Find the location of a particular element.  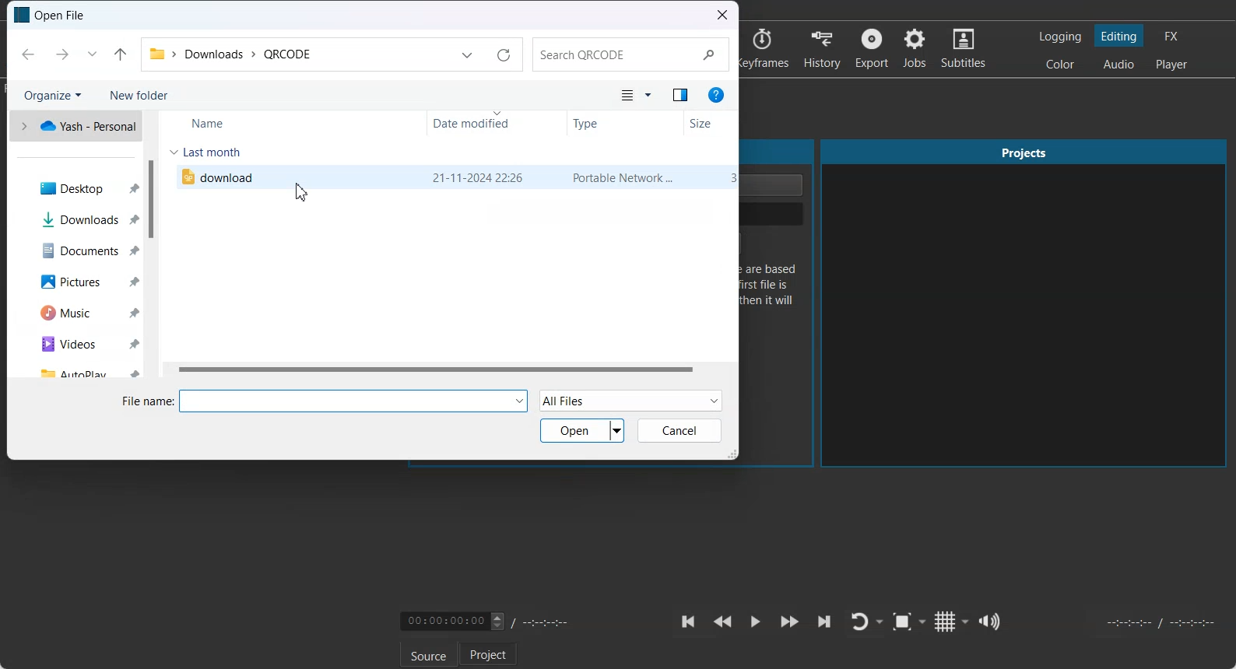

Drop down box is located at coordinates (925, 621).